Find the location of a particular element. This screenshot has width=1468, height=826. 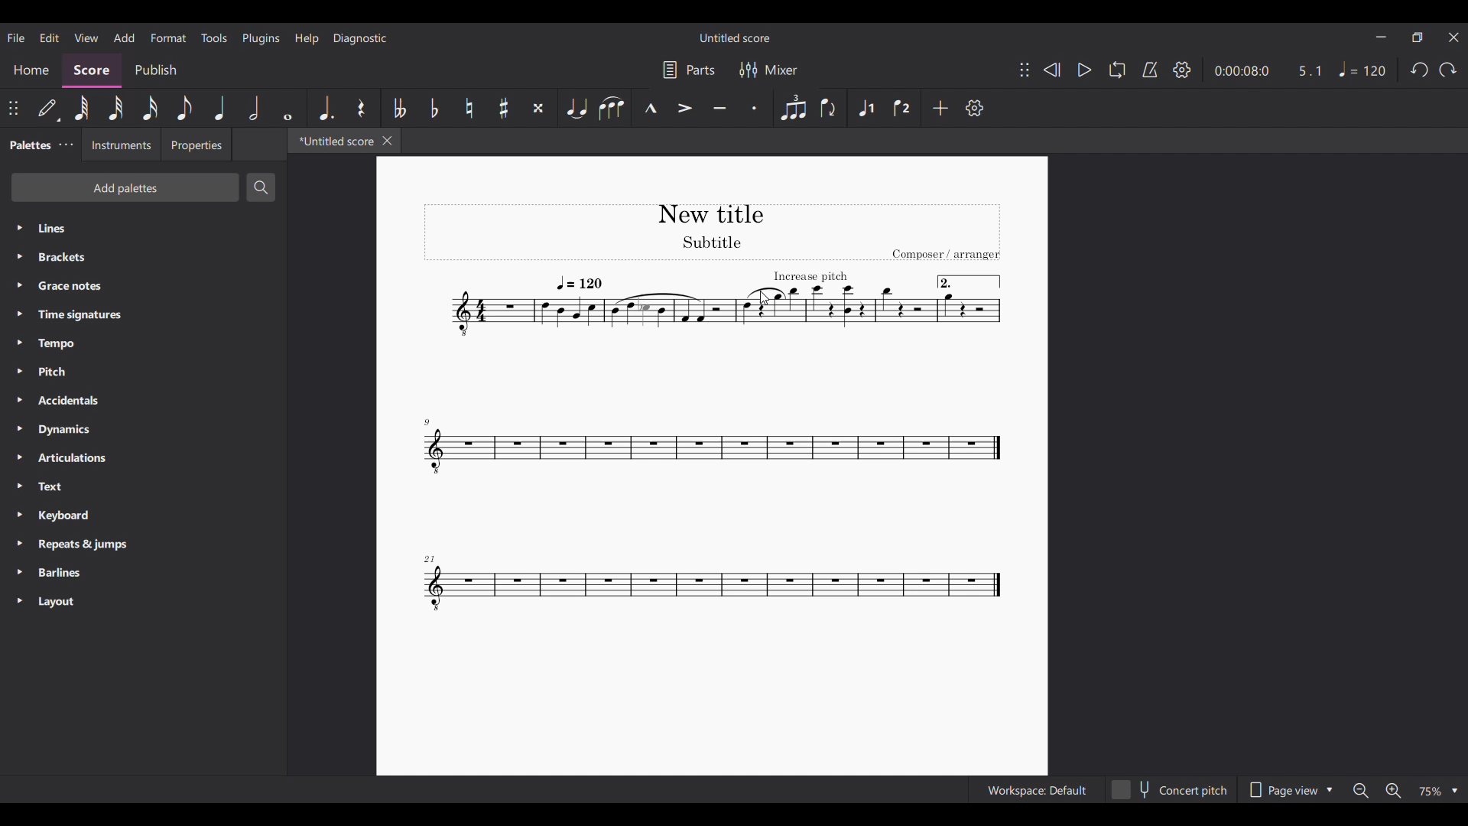

Pitch is located at coordinates (143, 372).